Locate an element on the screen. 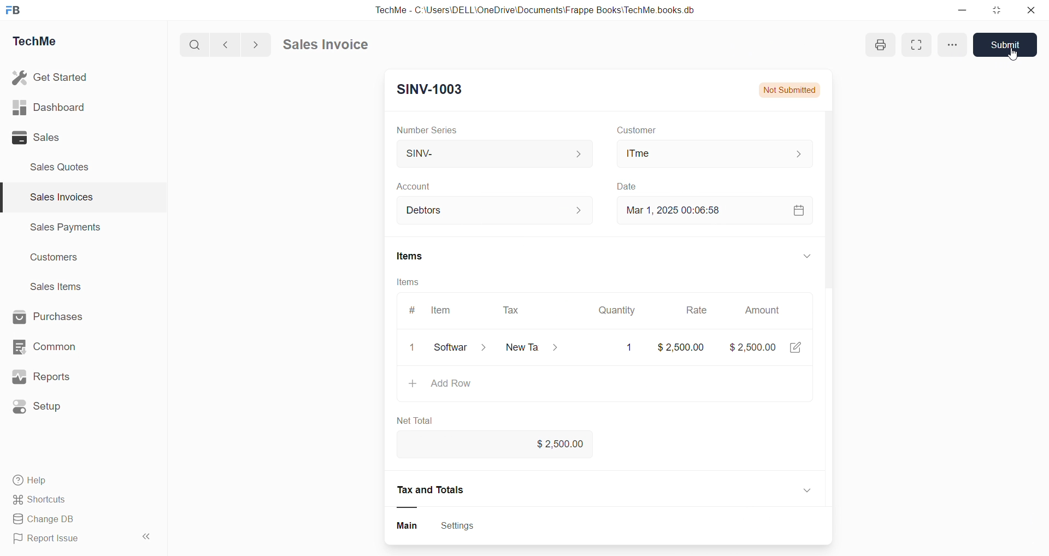 Image resolution: width=1049 pixels, height=556 pixels. ws Reports is located at coordinates (51, 377).